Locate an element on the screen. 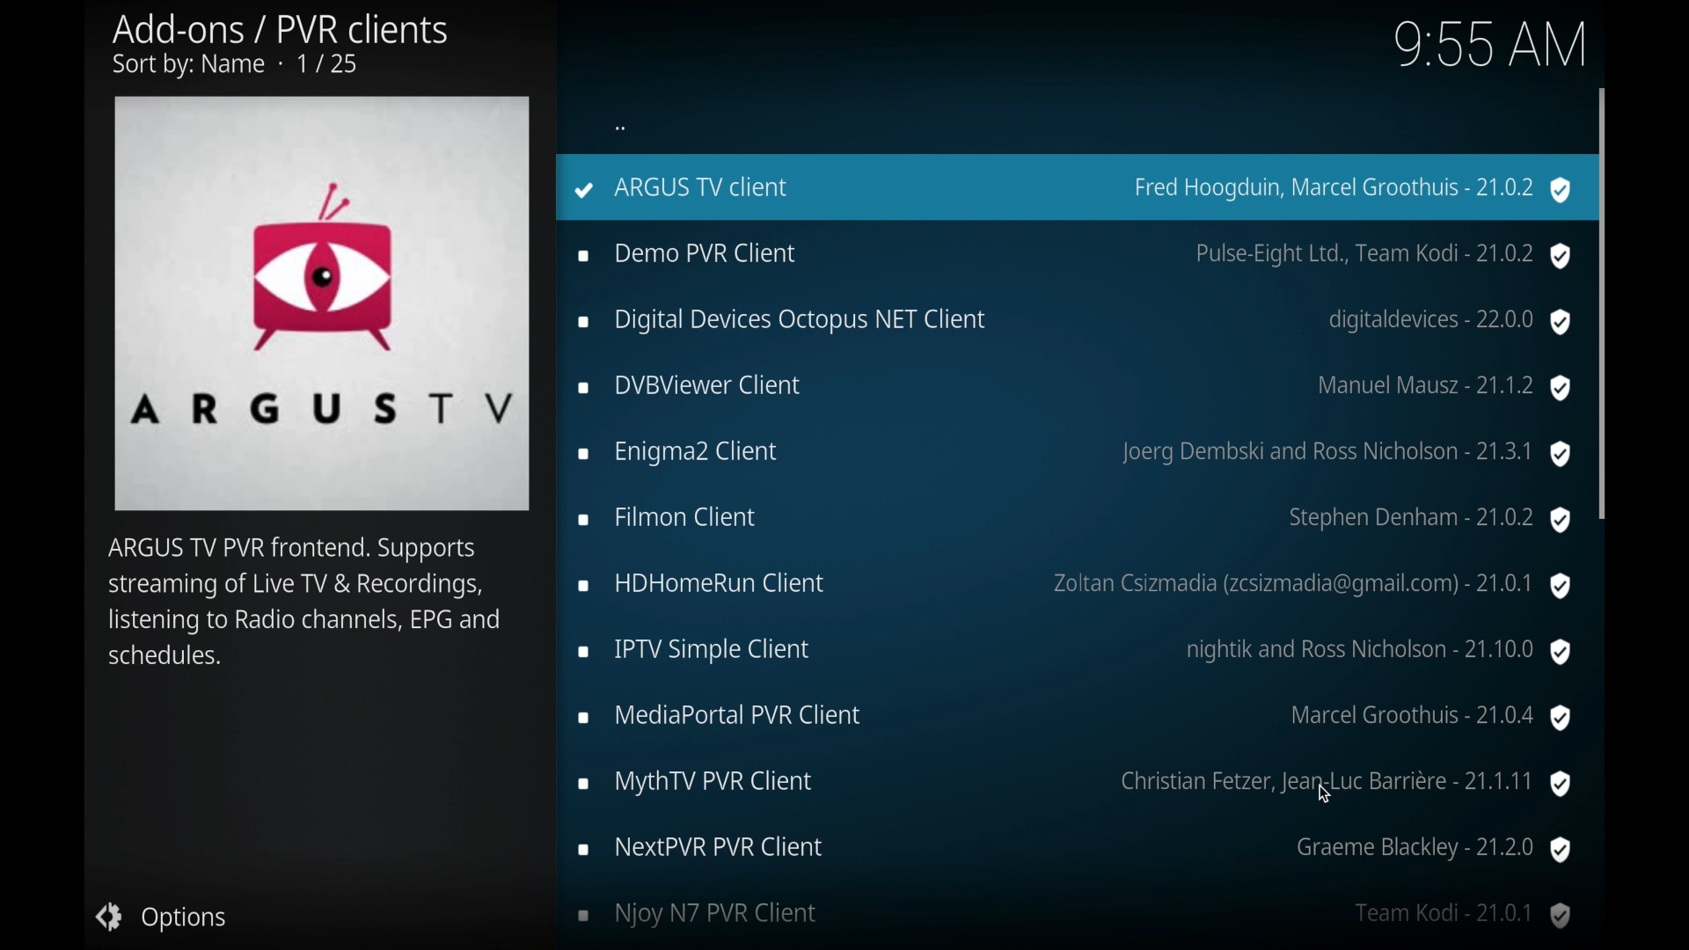  dvbviewer is located at coordinates (1075, 388).